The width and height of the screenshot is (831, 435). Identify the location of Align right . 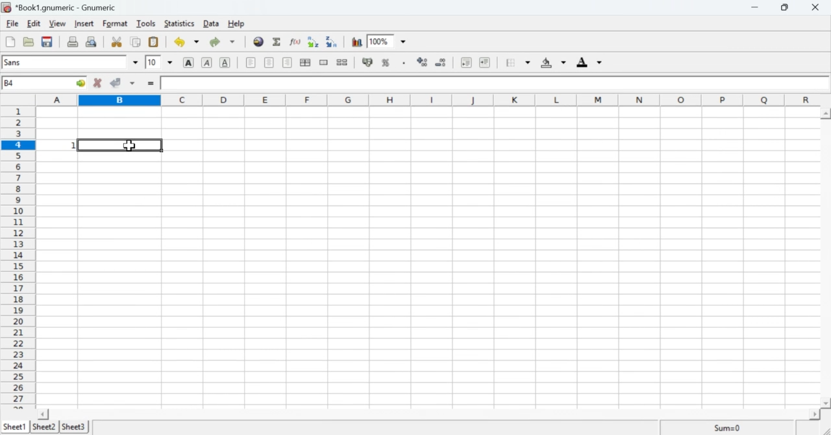
(287, 63).